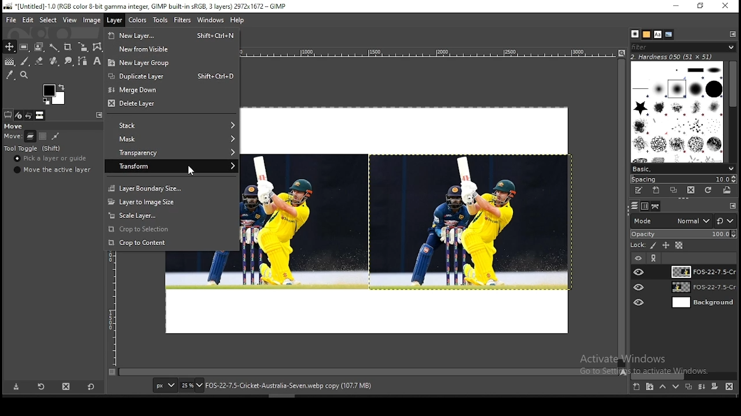 The image size is (741, 416). What do you see at coordinates (666, 246) in the screenshot?
I see `lock size and position` at bounding box center [666, 246].